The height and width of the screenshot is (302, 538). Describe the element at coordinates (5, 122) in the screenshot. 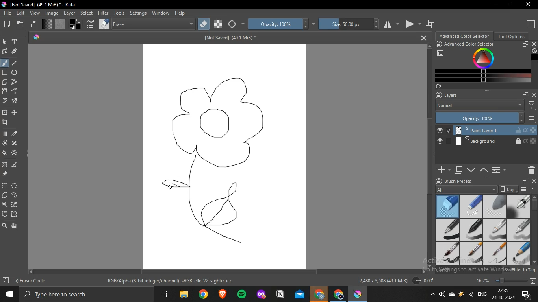

I see `crop image` at that location.